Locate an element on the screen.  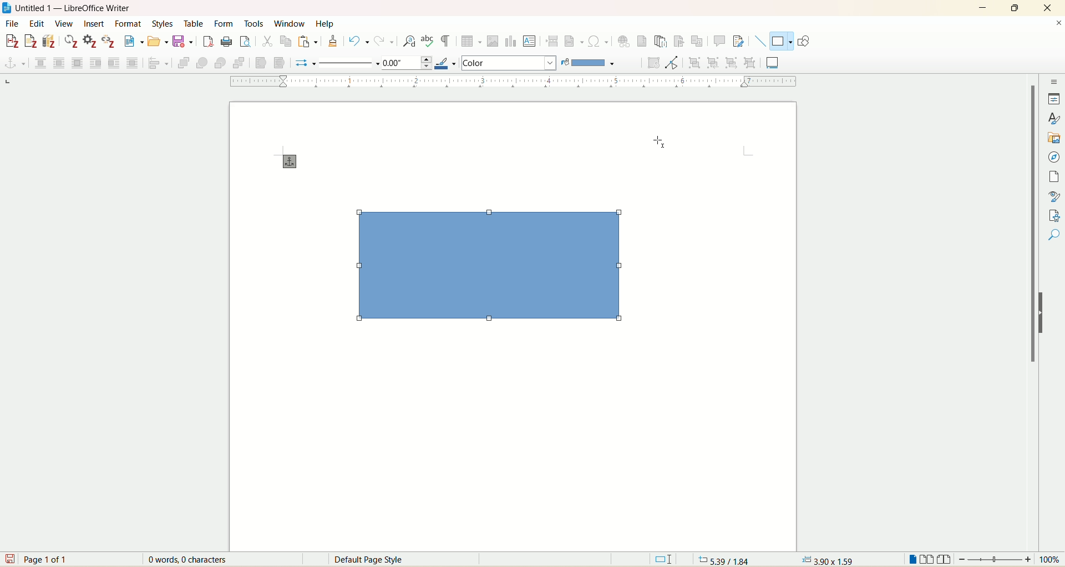
insert caption is located at coordinates (773, 61).